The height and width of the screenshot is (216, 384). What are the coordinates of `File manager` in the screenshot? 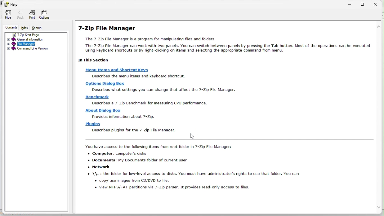 It's located at (34, 43).